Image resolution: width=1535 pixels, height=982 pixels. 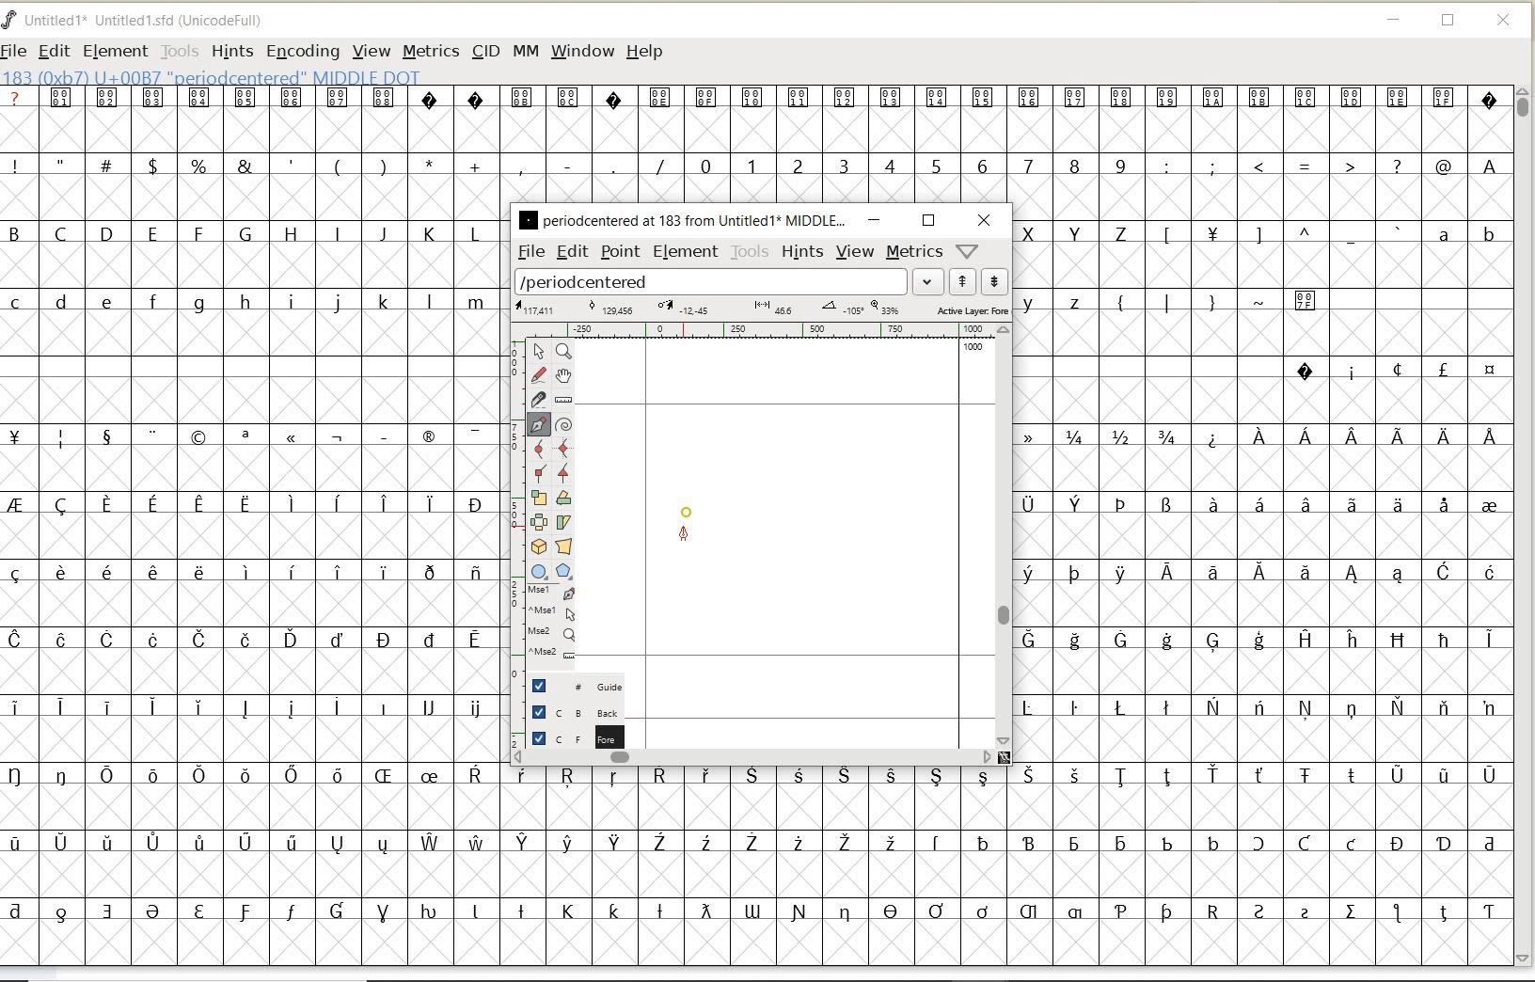 What do you see at coordinates (214, 76) in the screenshot?
I see `glyph info` at bounding box center [214, 76].